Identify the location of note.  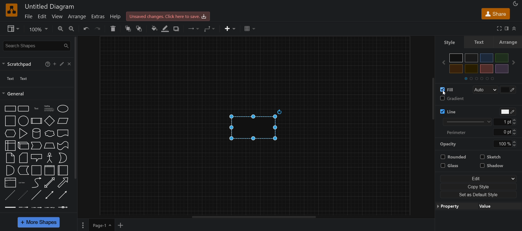
(11, 158).